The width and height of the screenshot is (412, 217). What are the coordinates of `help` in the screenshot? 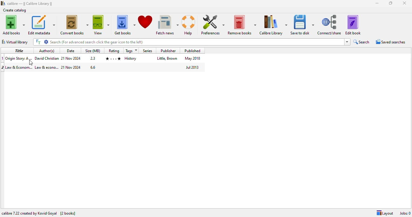 It's located at (189, 25).